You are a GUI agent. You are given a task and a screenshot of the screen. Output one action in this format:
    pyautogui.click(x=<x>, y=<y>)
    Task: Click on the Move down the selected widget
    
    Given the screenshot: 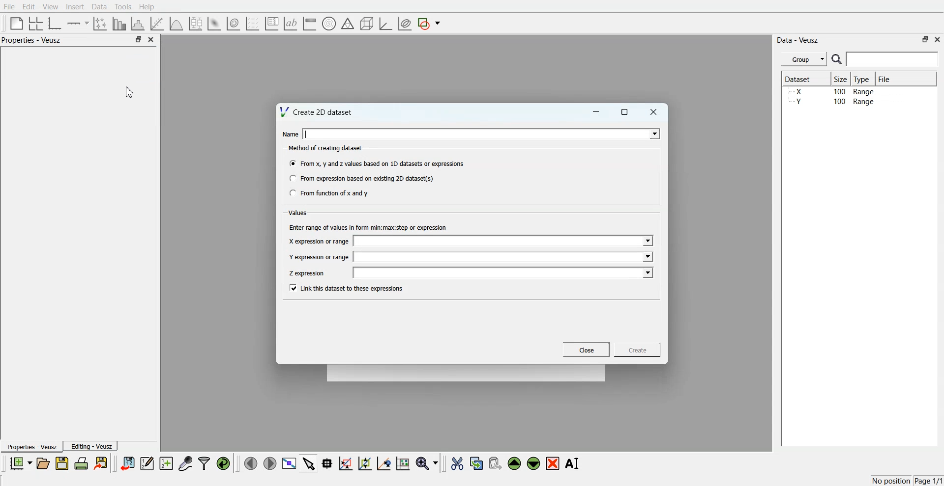 What is the action you would take?
    pyautogui.click(x=534, y=463)
    